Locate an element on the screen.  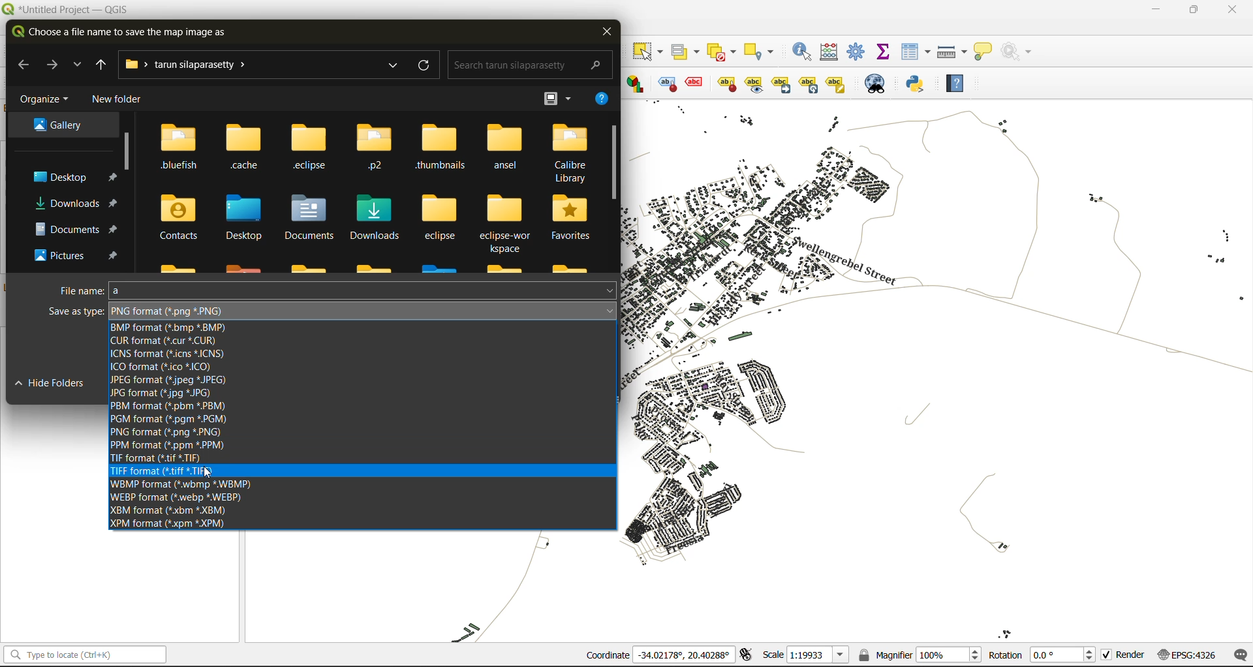
status bar is located at coordinates (83, 655).